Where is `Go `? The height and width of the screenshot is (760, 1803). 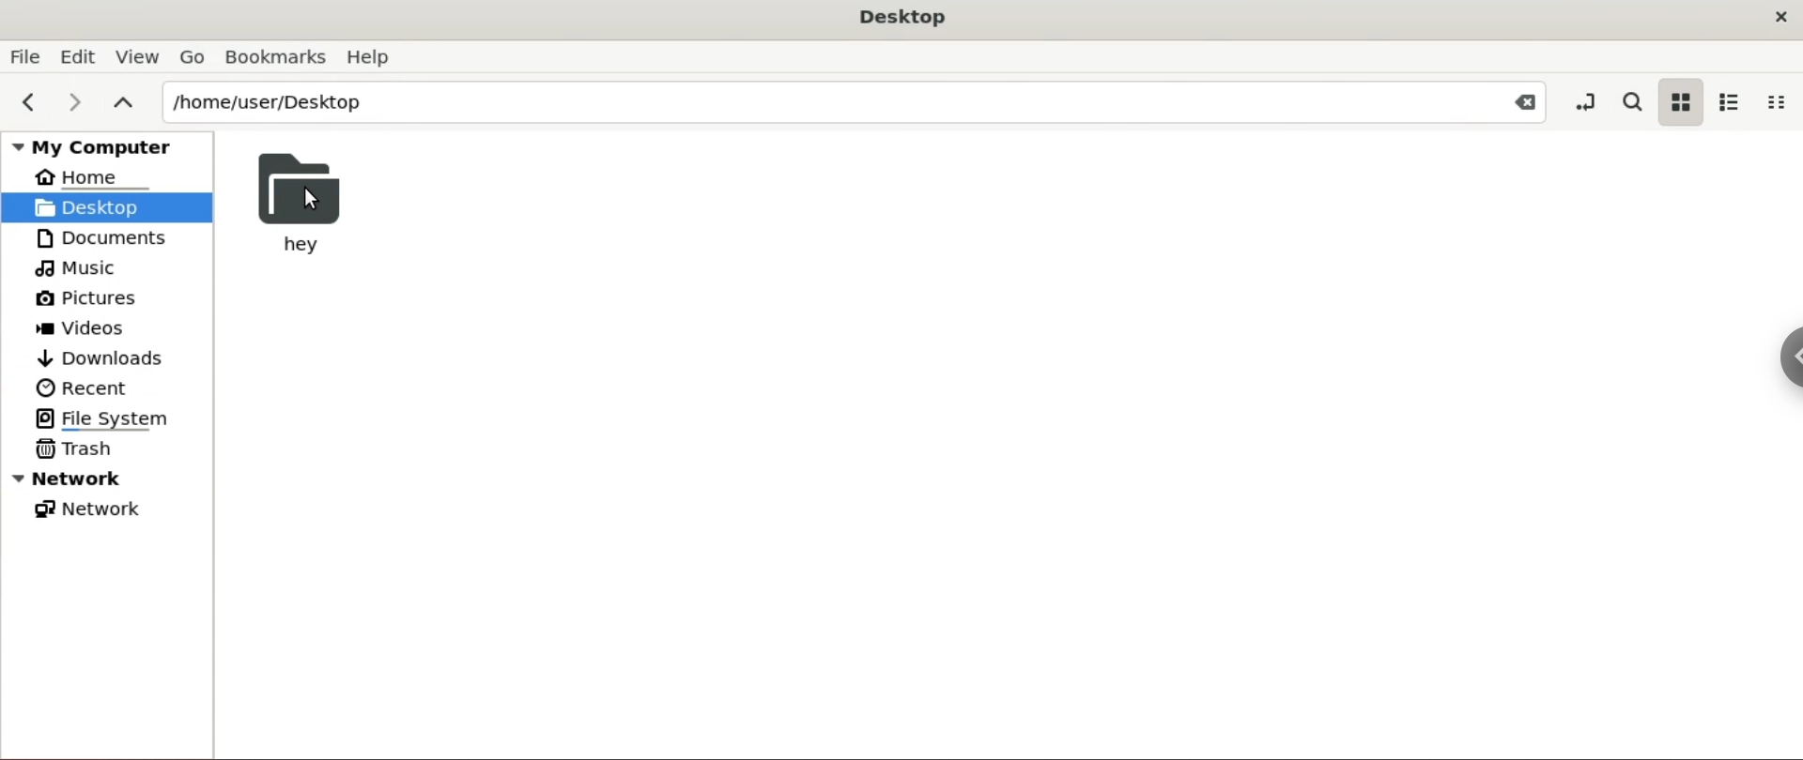 Go  is located at coordinates (193, 56).